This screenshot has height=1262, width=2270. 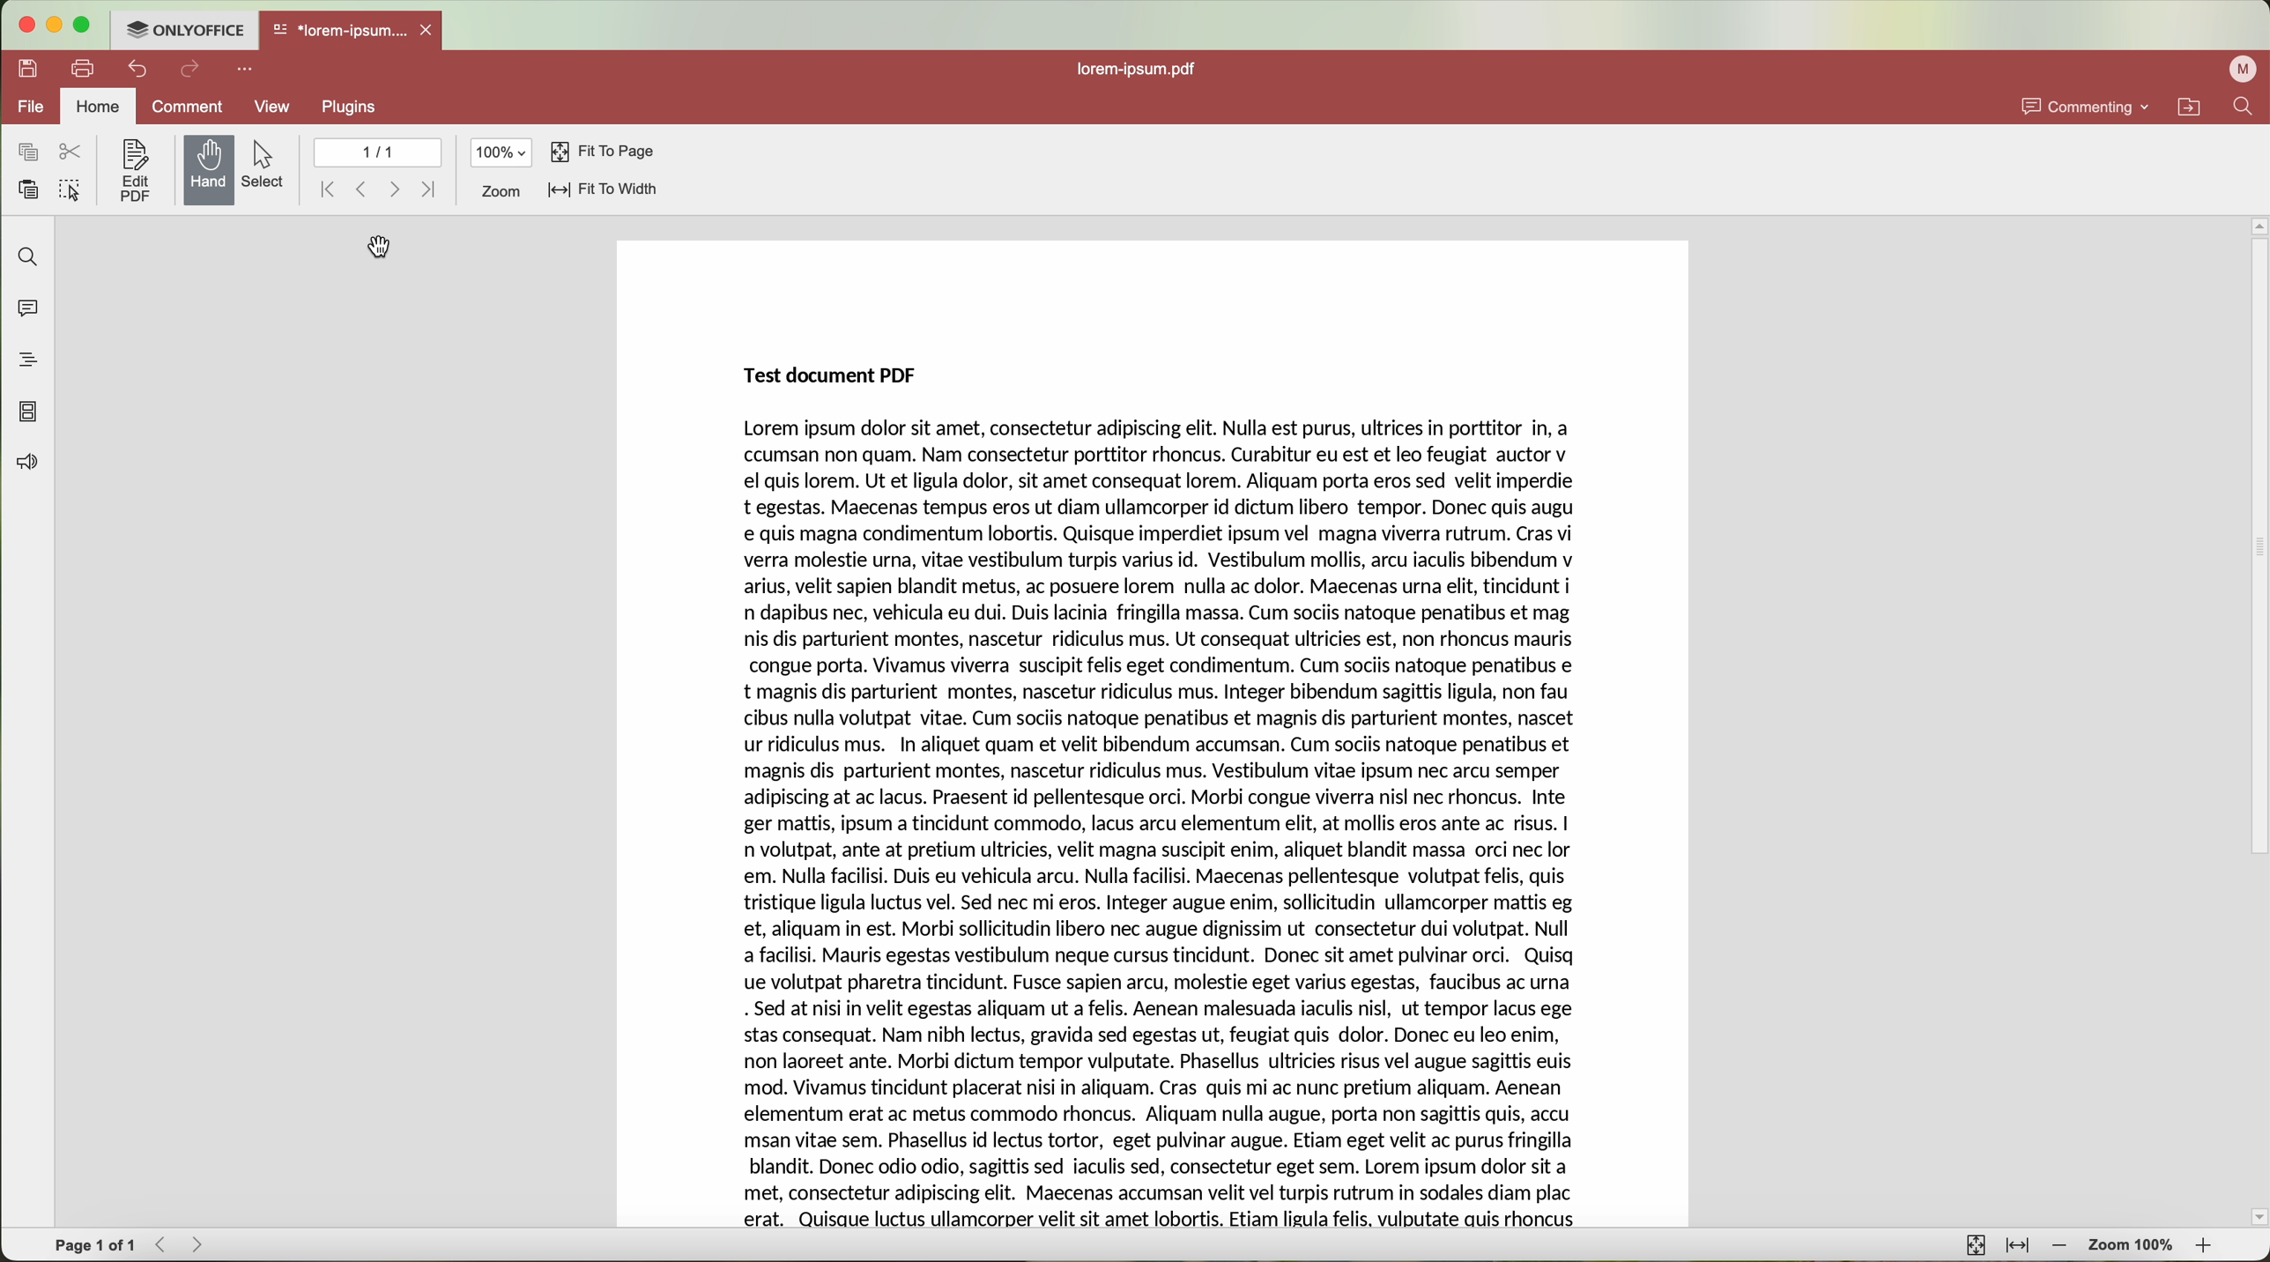 What do you see at coordinates (503, 152) in the screenshot?
I see `100%` at bounding box center [503, 152].